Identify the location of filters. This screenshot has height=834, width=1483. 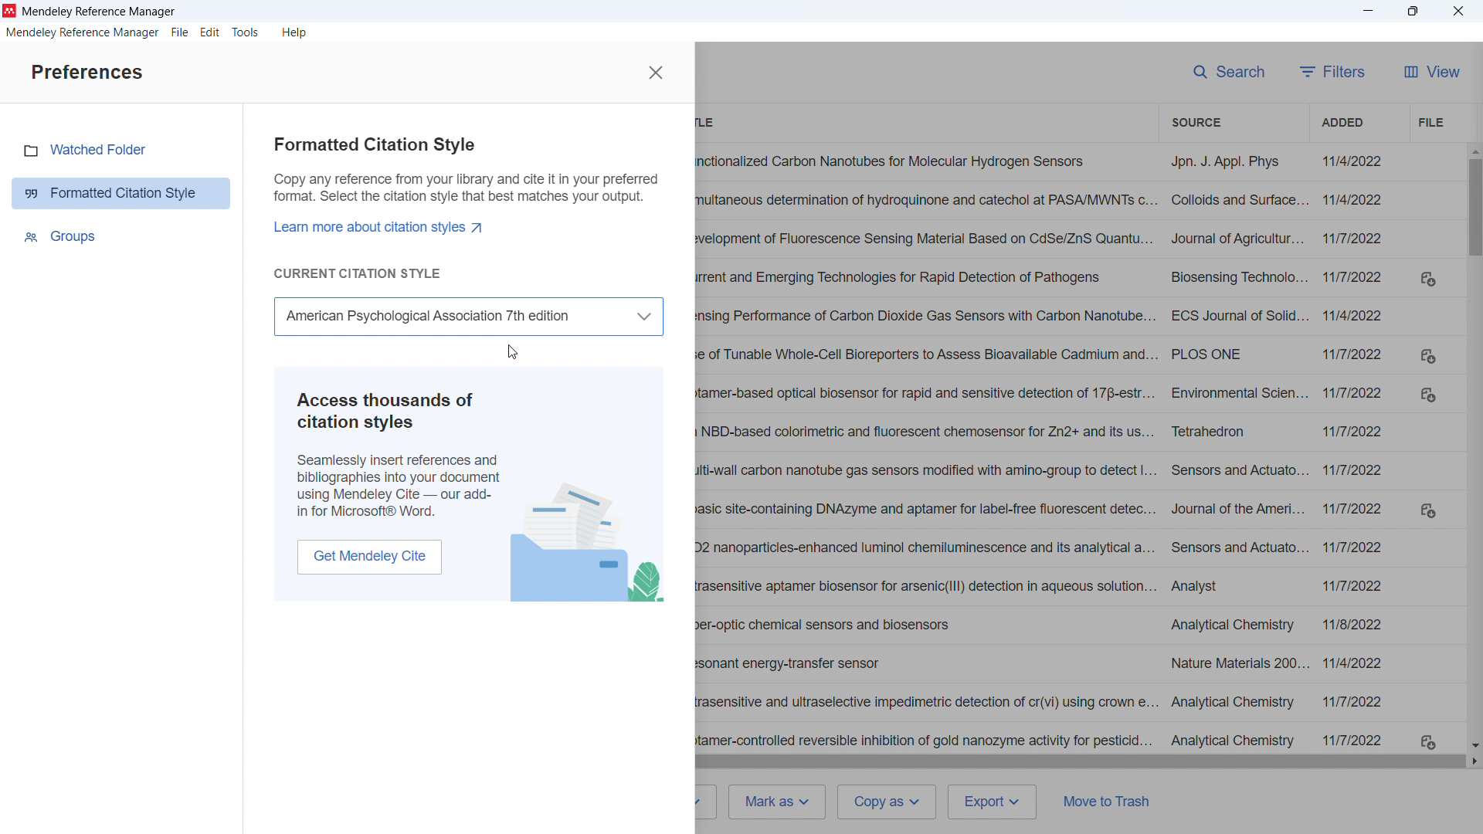
(1333, 72).